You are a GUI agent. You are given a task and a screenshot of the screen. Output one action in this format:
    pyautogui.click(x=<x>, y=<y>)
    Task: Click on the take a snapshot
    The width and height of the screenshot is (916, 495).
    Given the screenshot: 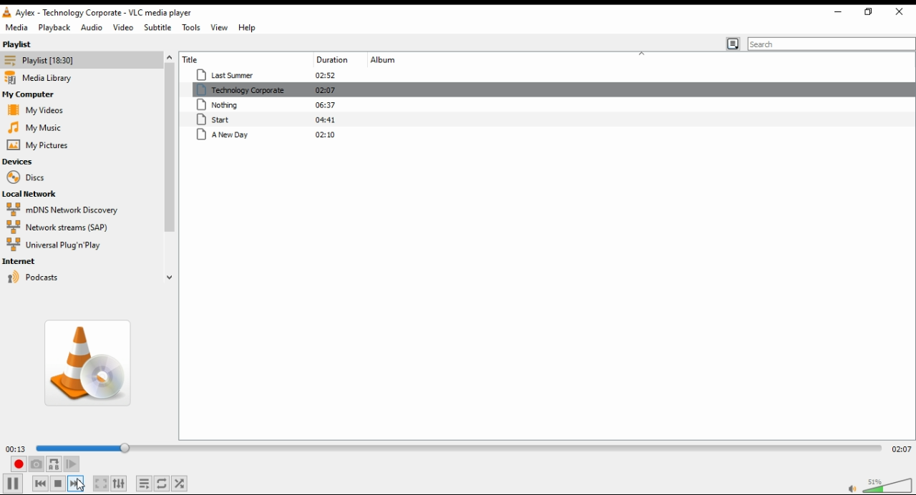 What is the action you would take?
    pyautogui.click(x=39, y=466)
    